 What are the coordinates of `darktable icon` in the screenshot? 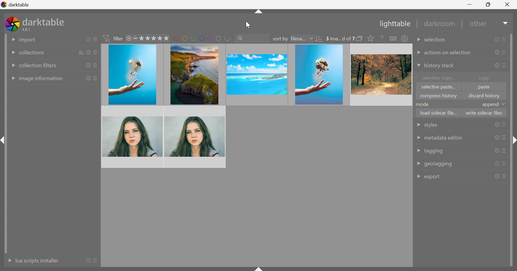 It's located at (12, 24).